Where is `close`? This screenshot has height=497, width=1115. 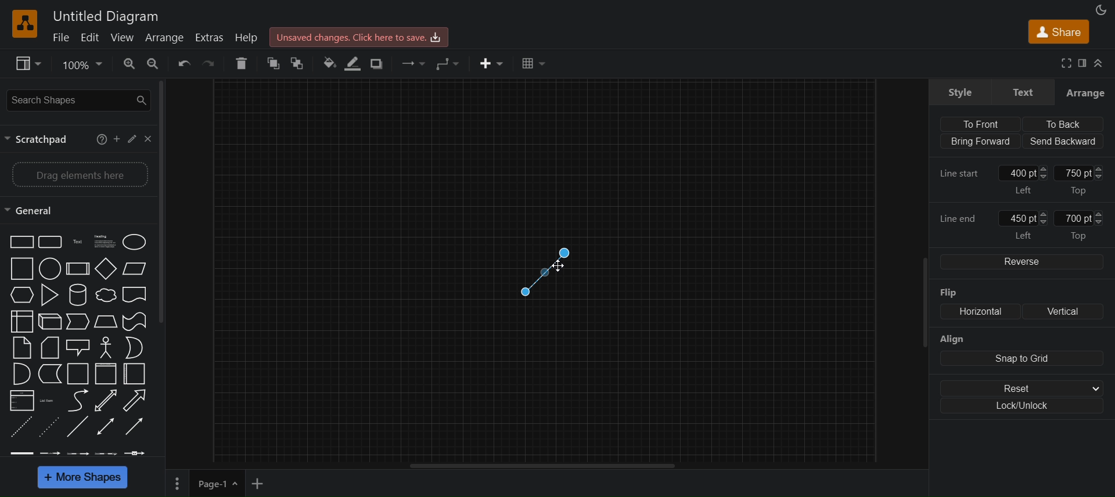 close is located at coordinates (149, 138).